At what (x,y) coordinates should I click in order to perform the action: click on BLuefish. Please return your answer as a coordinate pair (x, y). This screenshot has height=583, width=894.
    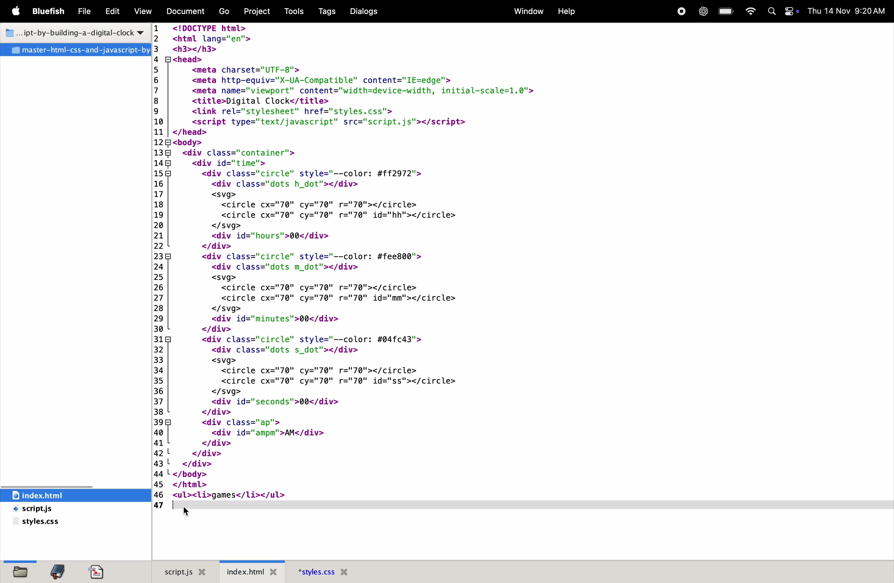
    Looking at the image, I should click on (50, 11).